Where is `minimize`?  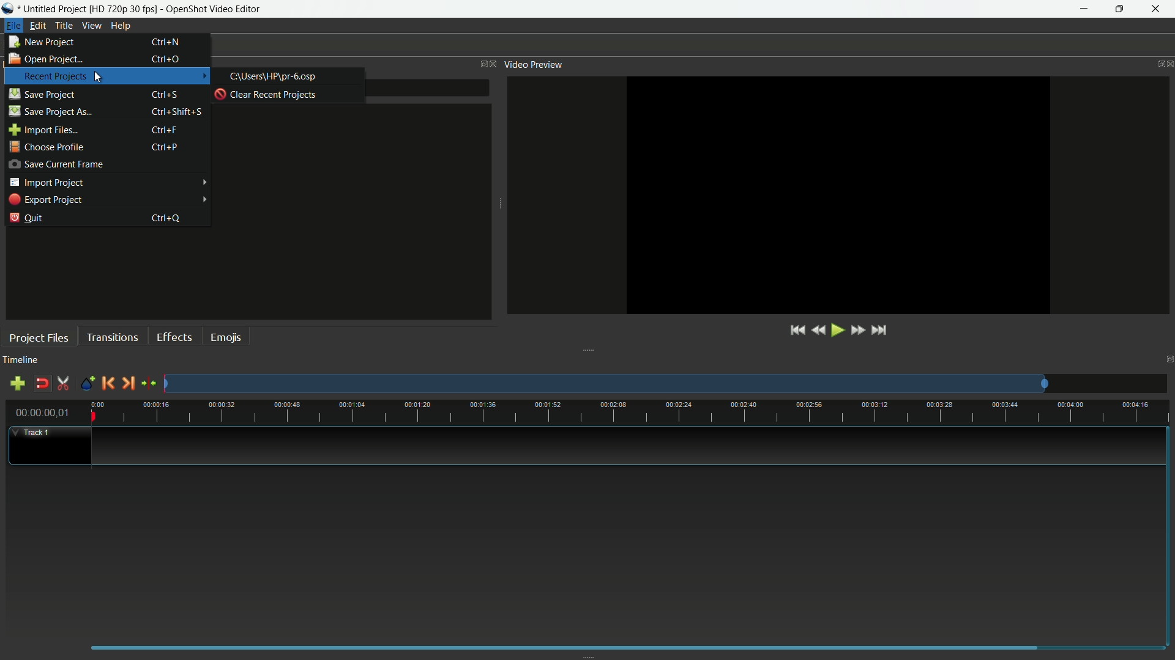
minimize is located at coordinates (1085, 9).